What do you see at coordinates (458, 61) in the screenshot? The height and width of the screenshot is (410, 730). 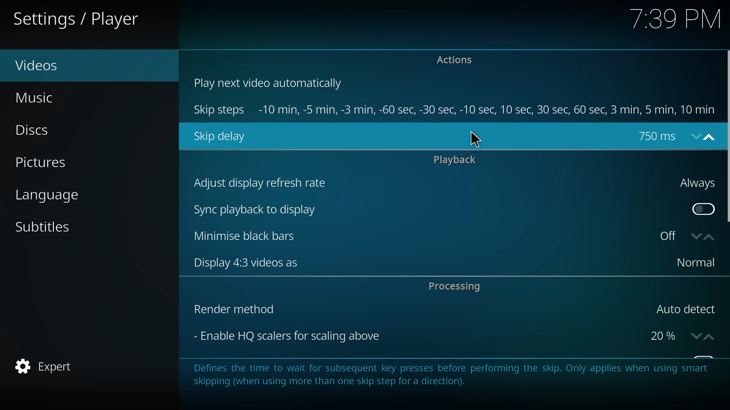 I see `actions` at bounding box center [458, 61].